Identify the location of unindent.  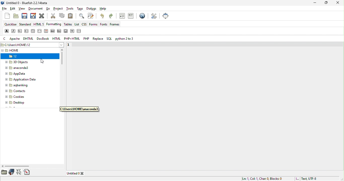
(122, 17).